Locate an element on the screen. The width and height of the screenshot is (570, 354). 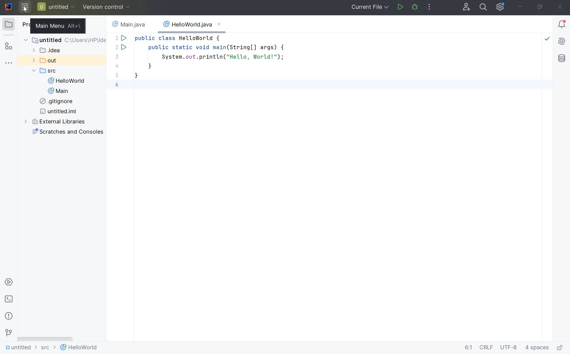
minimize is located at coordinates (521, 7).